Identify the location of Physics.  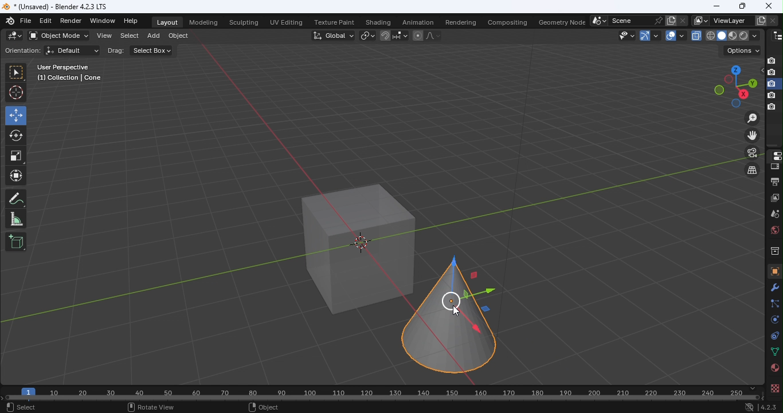
(773, 319).